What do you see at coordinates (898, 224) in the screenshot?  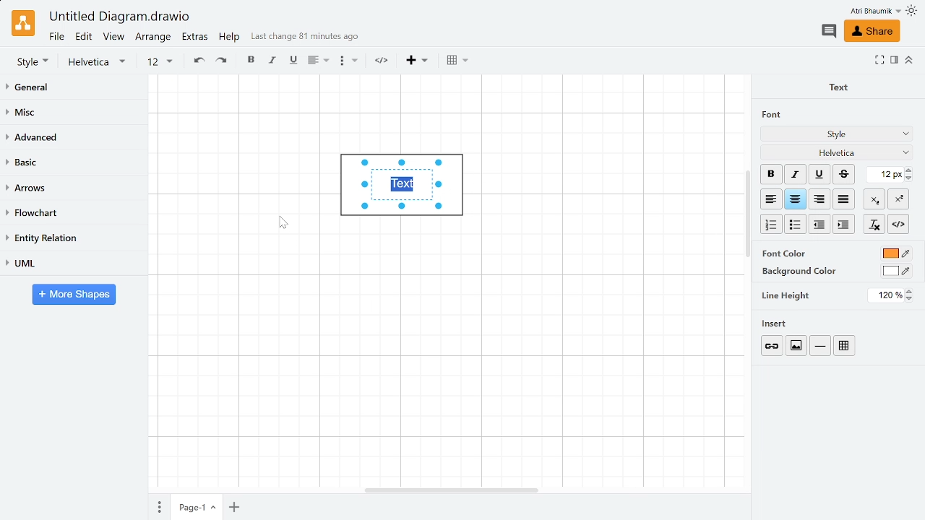 I see `HTML` at bounding box center [898, 224].